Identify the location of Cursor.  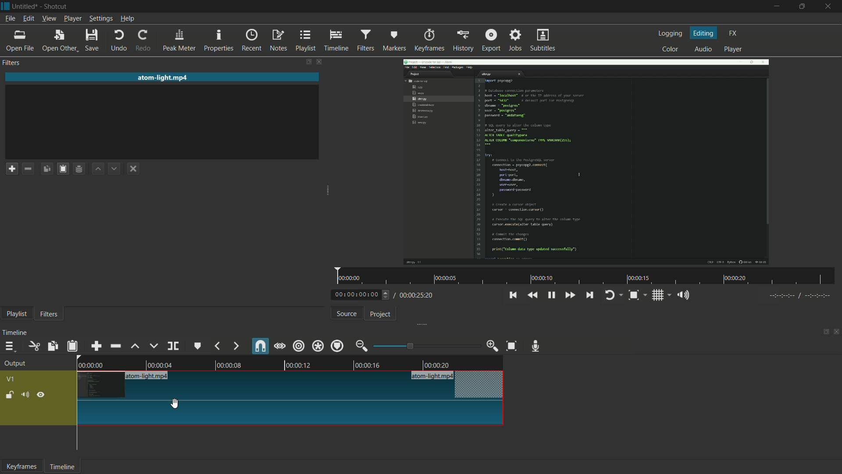
(175, 405).